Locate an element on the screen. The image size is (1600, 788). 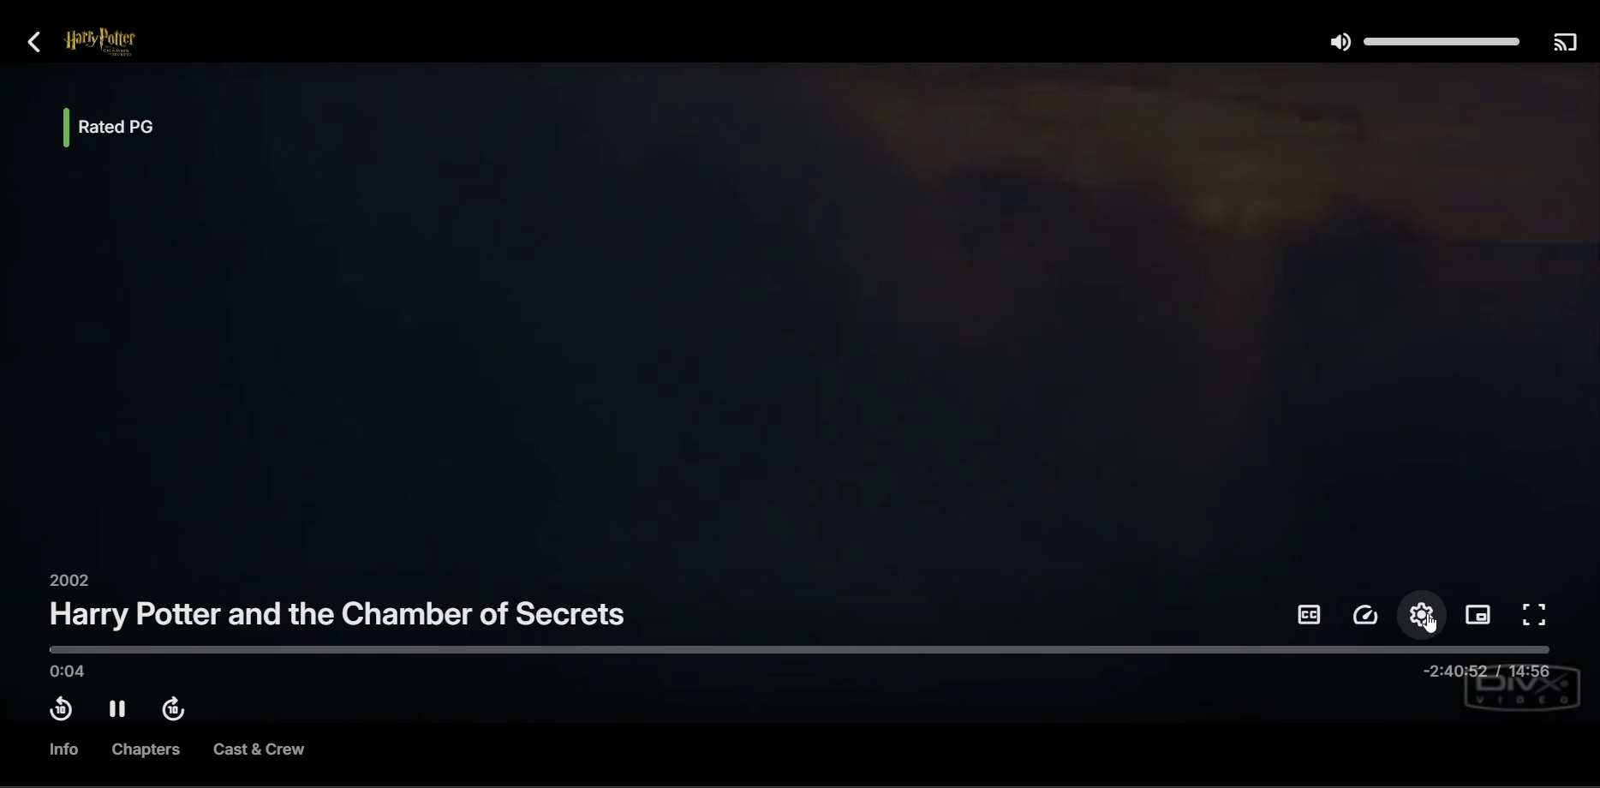
Rewind is located at coordinates (59, 712).